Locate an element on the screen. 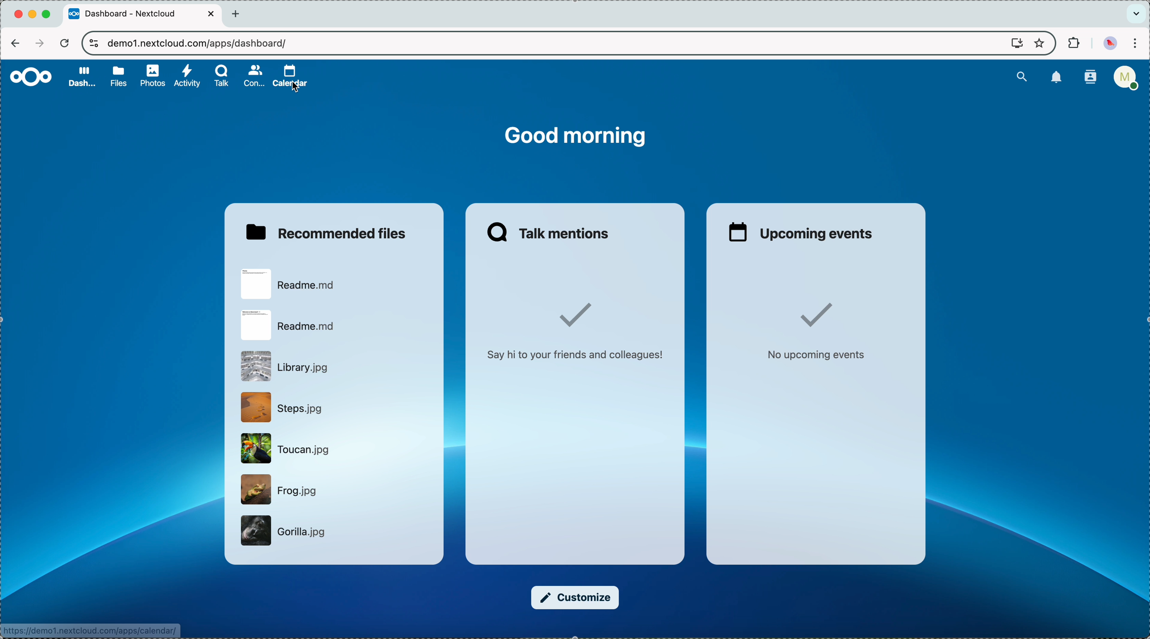 Image resolution: width=1150 pixels, height=639 pixels. URL is located at coordinates (199, 42).